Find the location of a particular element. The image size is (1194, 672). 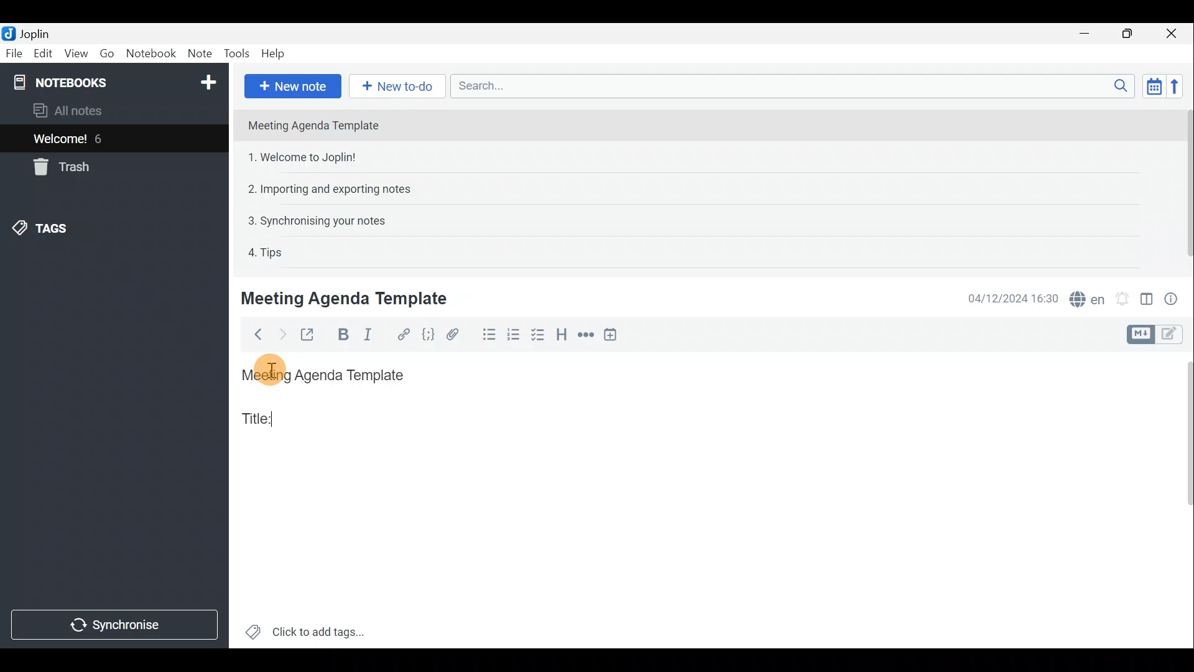

Toggle editors is located at coordinates (1139, 335).